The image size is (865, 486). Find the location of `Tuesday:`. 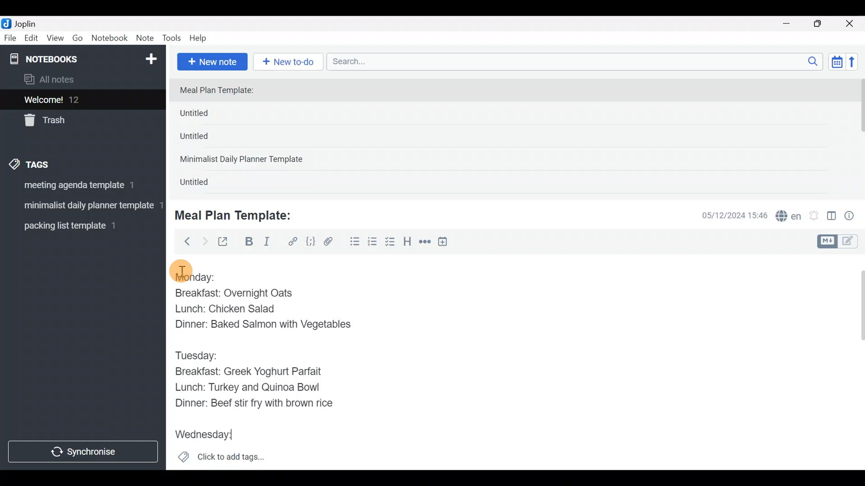

Tuesday: is located at coordinates (199, 354).